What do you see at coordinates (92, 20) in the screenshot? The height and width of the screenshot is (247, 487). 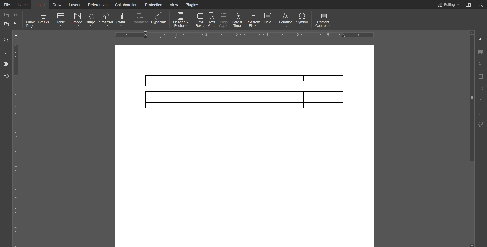 I see `Shape` at bounding box center [92, 20].